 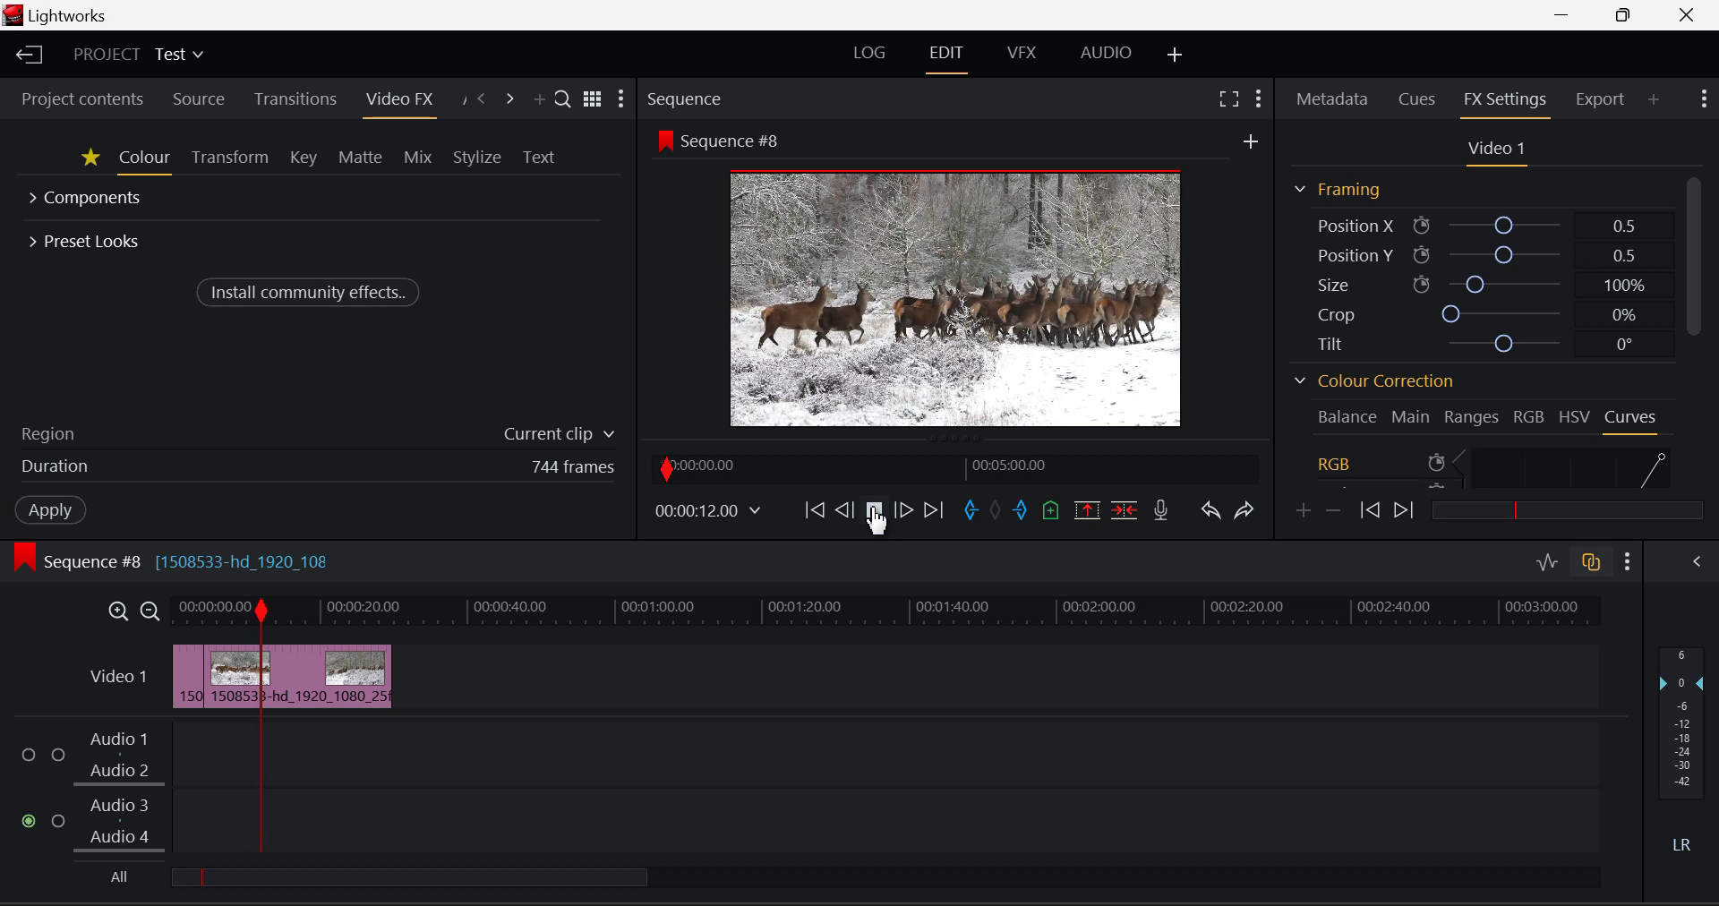 I want to click on AUDIO Layout, so click(x=1108, y=53).